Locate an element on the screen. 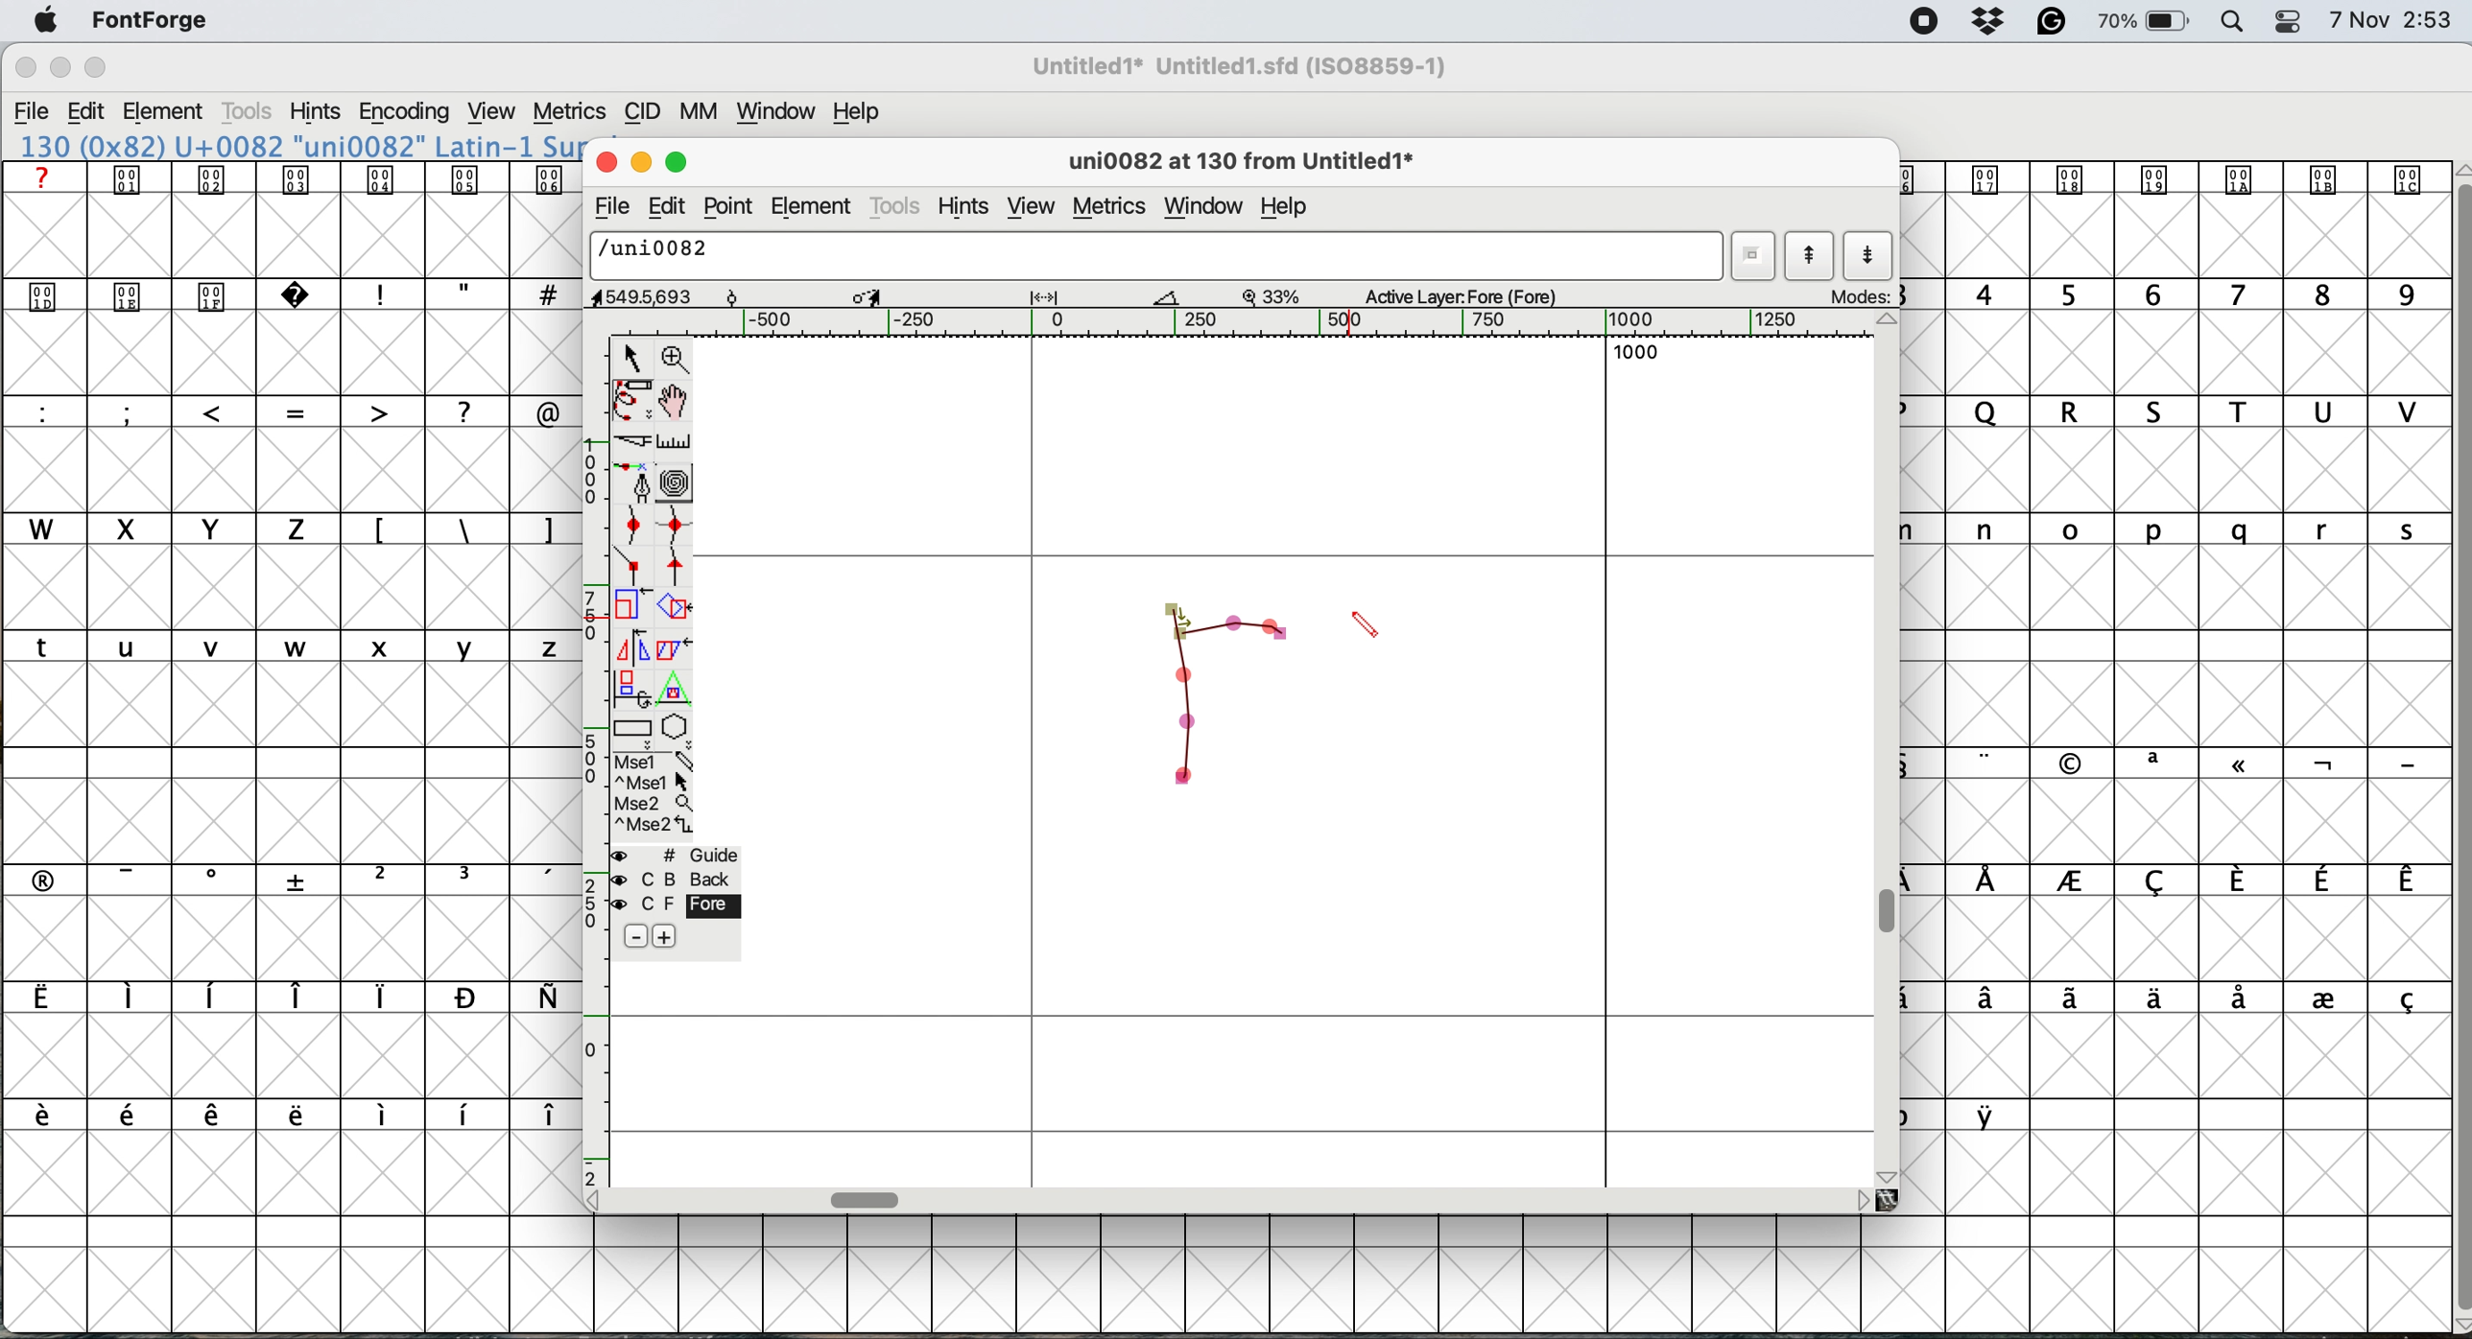 The width and height of the screenshot is (2472, 1339). show next letter is located at coordinates (1867, 258).